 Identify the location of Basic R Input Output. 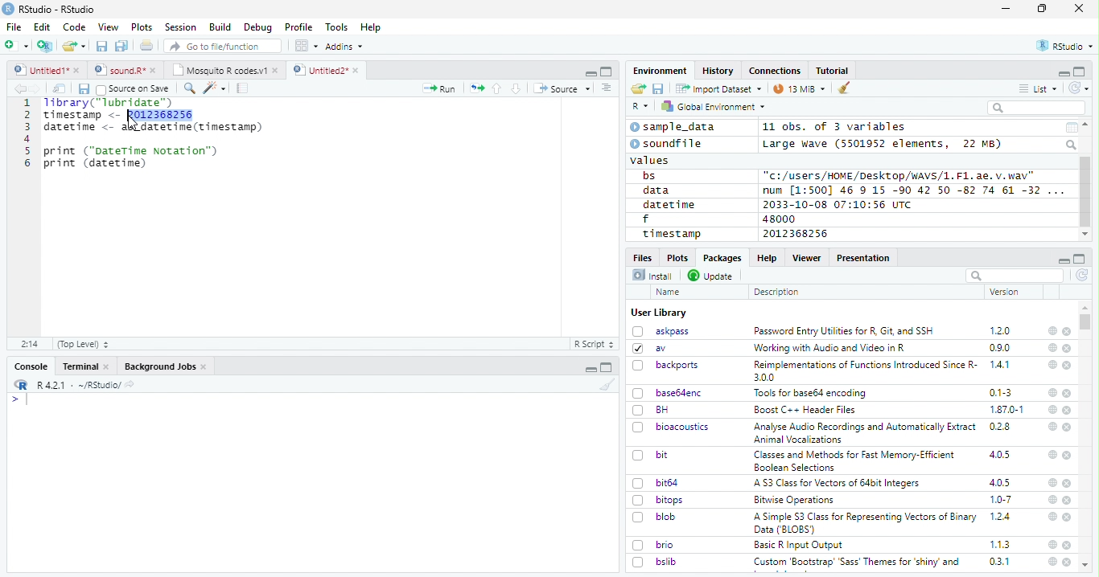
(801, 545).